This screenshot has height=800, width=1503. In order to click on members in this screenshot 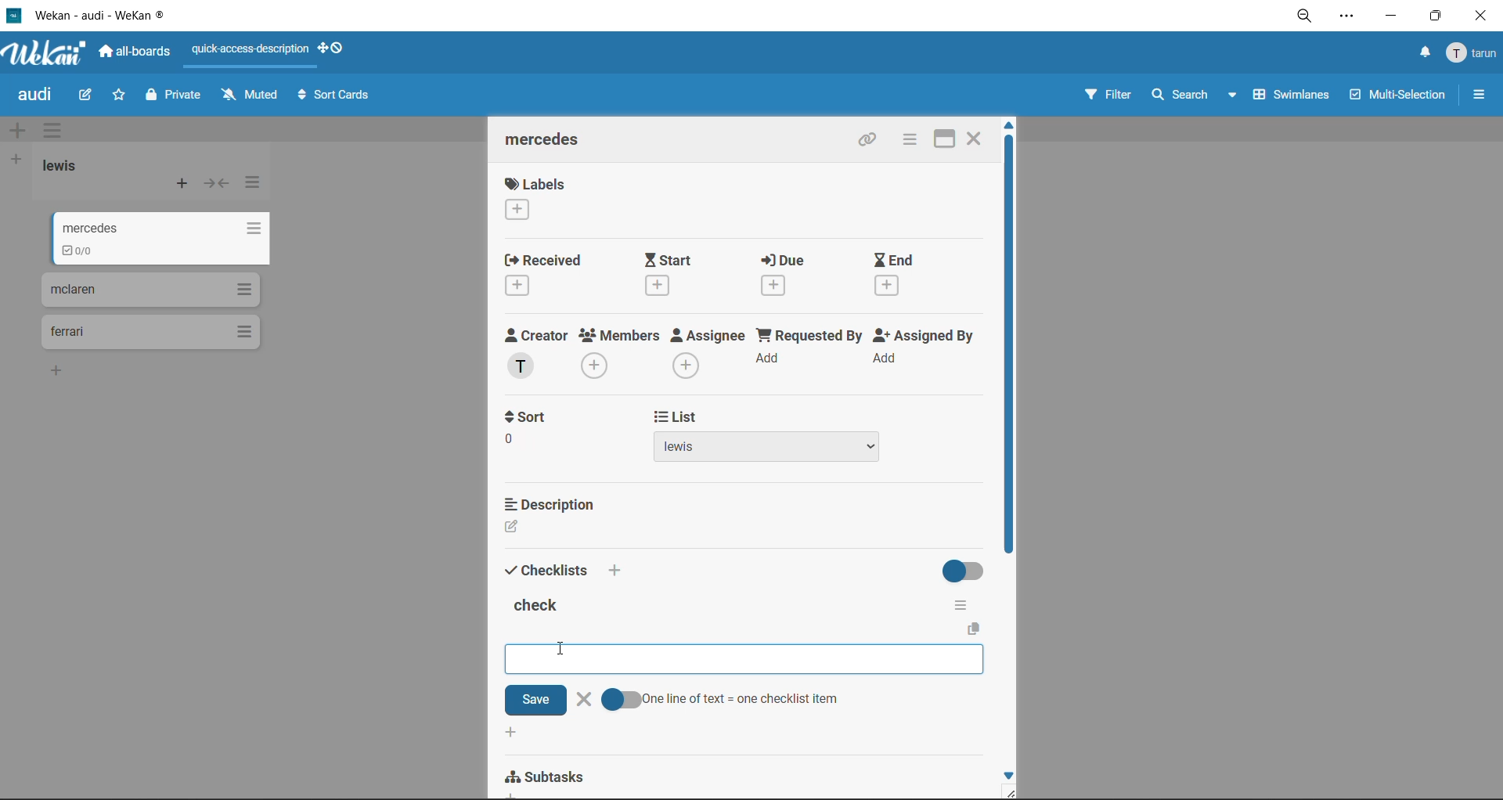, I will do `click(620, 353)`.